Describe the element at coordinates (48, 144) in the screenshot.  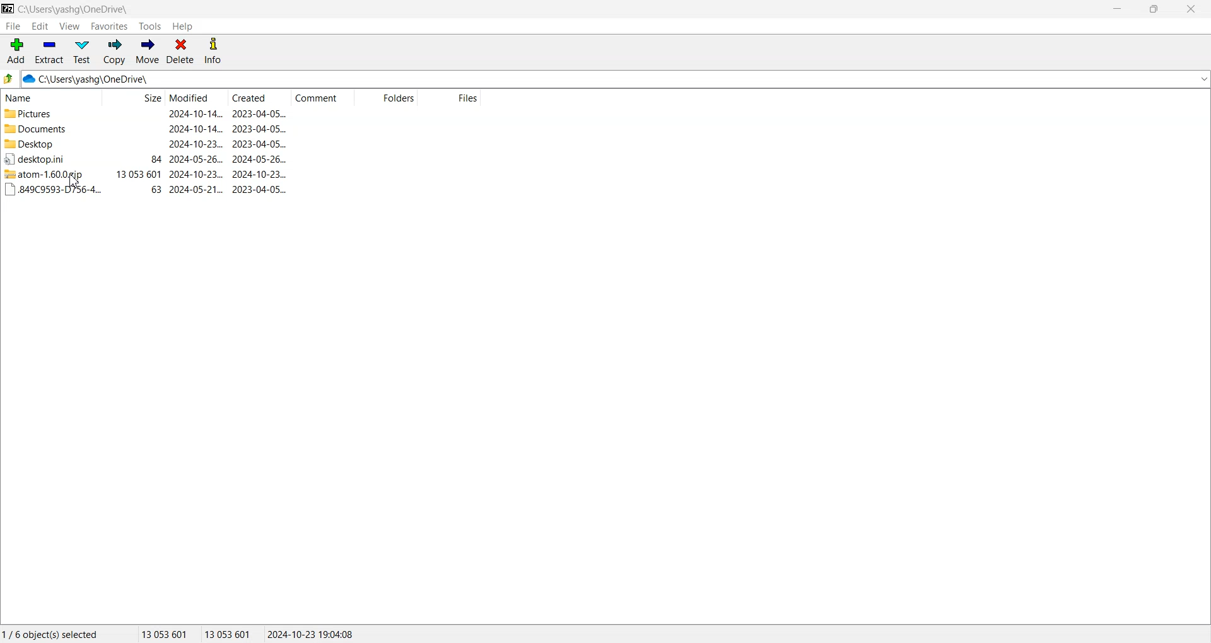
I see `Desktop File` at that location.